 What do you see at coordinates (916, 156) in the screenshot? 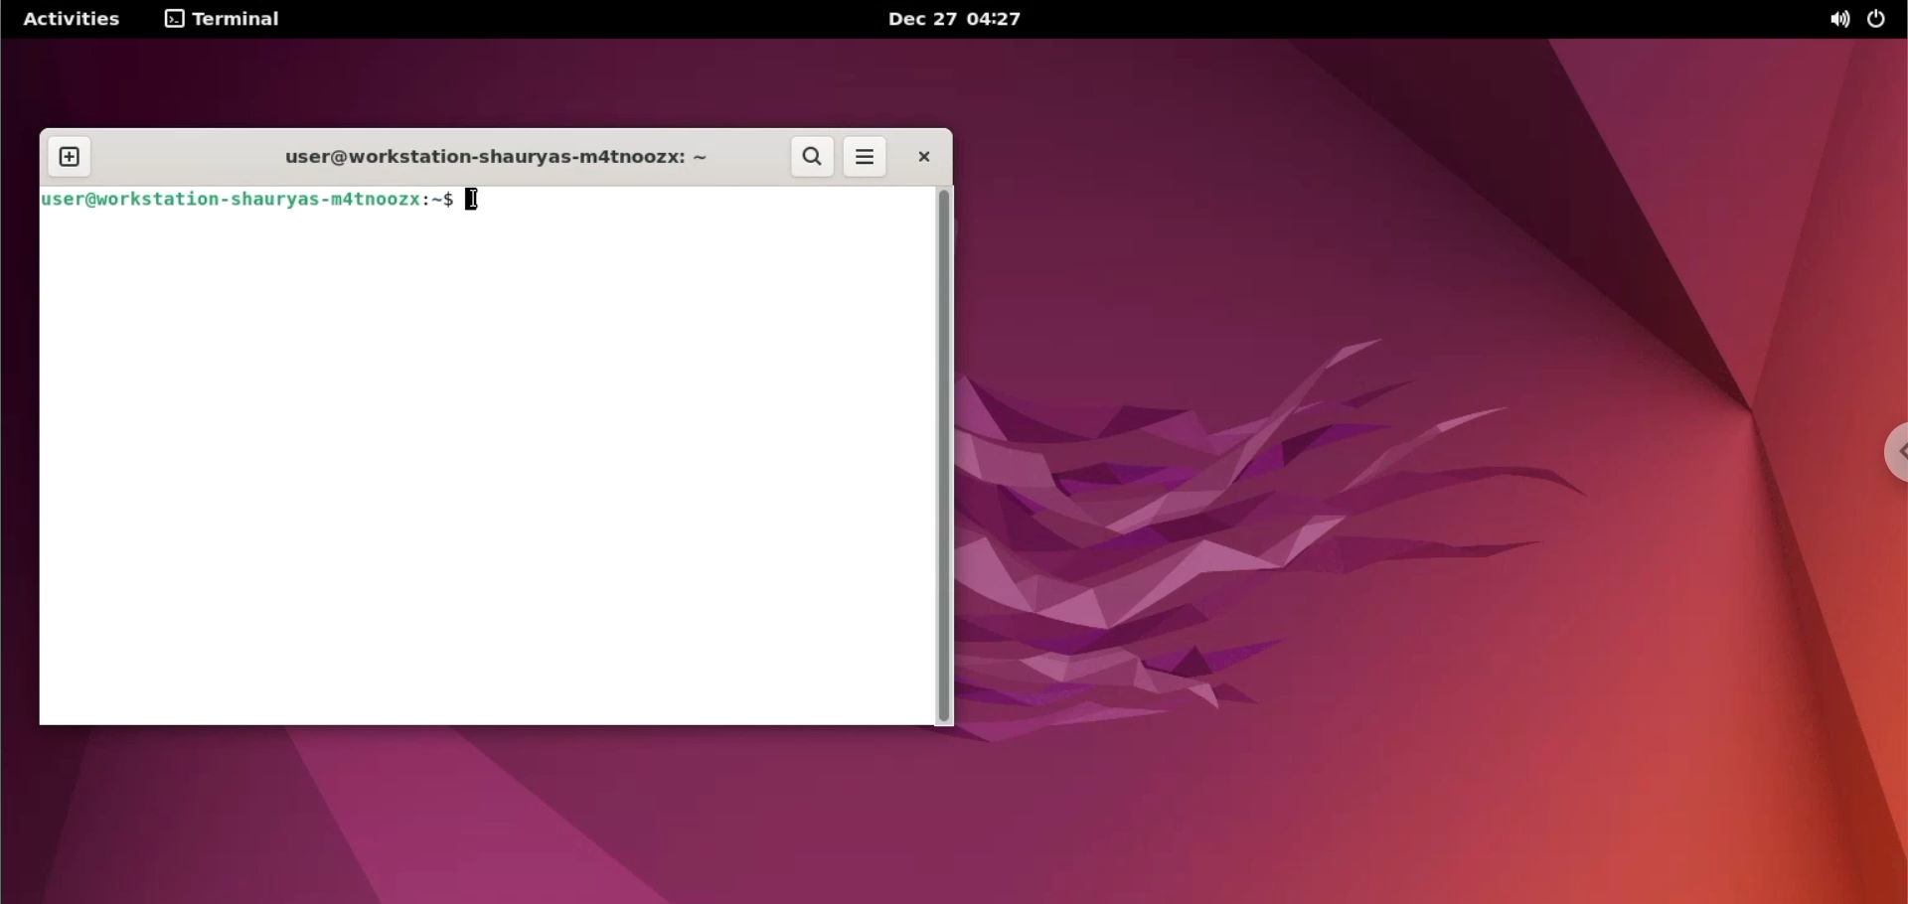
I see `close` at bounding box center [916, 156].